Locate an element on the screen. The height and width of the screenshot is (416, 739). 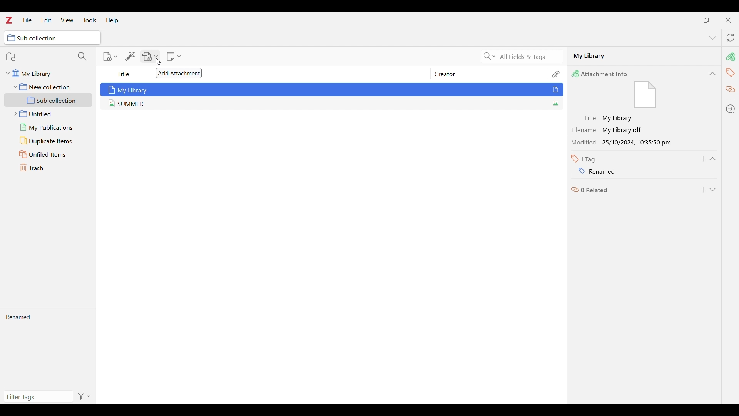
Sync with zotero.org is located at coordinates (731, 37).